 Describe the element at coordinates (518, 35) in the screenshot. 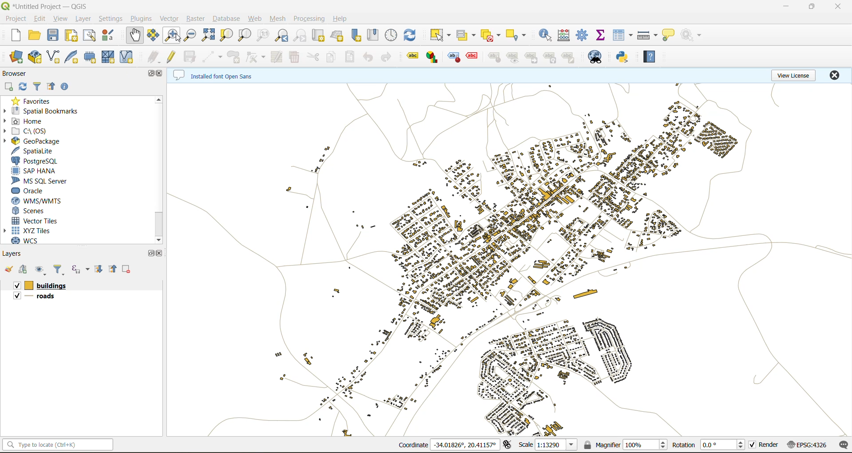

I see `select location` at that location.